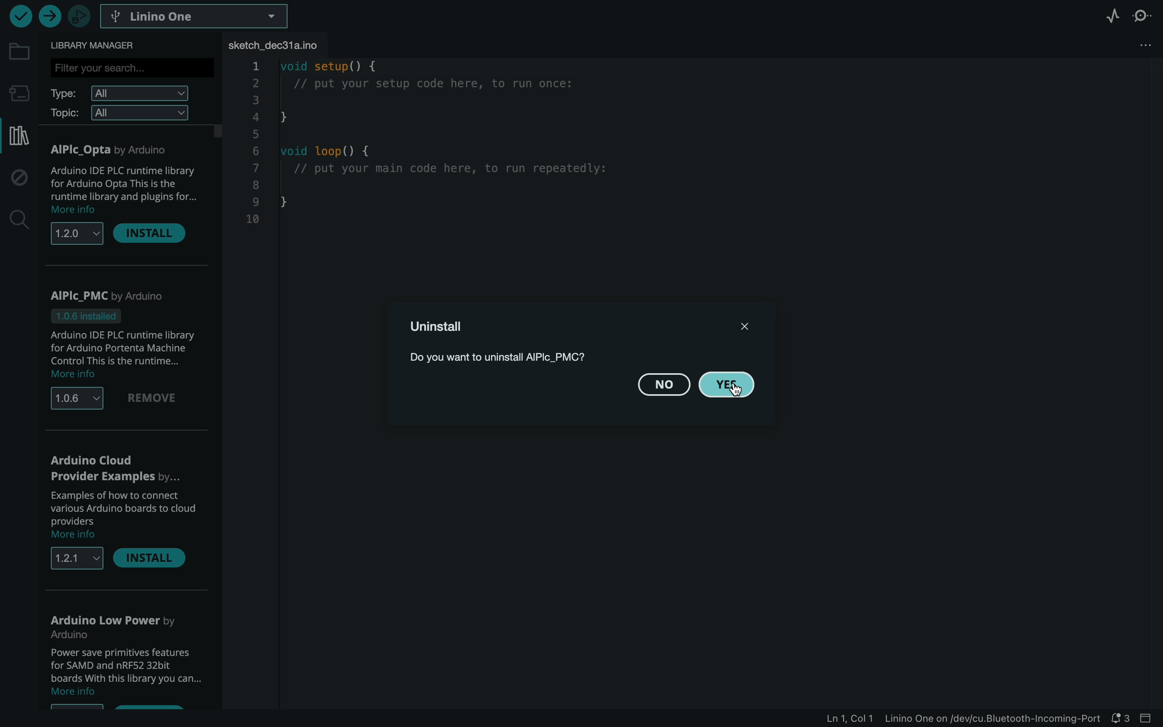  I want to click on debugger, so click(79, 18).